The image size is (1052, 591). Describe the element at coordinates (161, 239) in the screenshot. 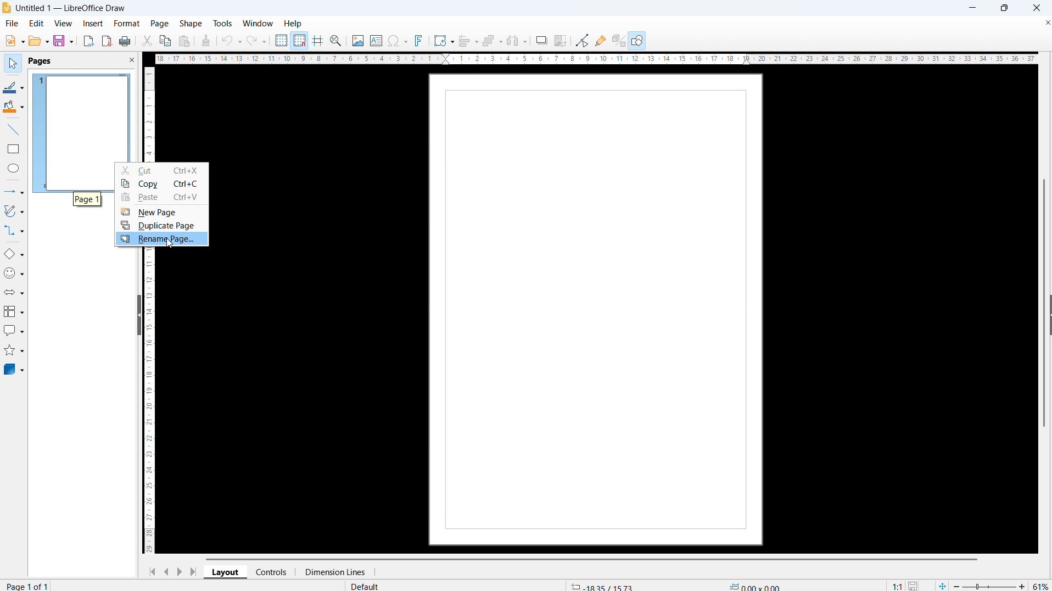

I see `rename page` at that location.